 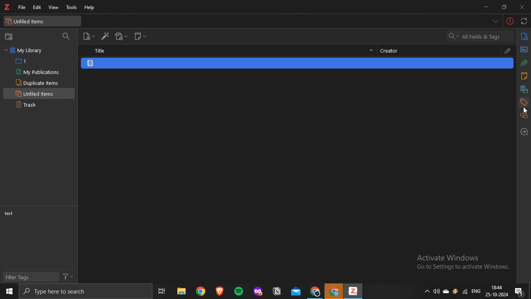 I want to click on date, so click(x=496, y=295).